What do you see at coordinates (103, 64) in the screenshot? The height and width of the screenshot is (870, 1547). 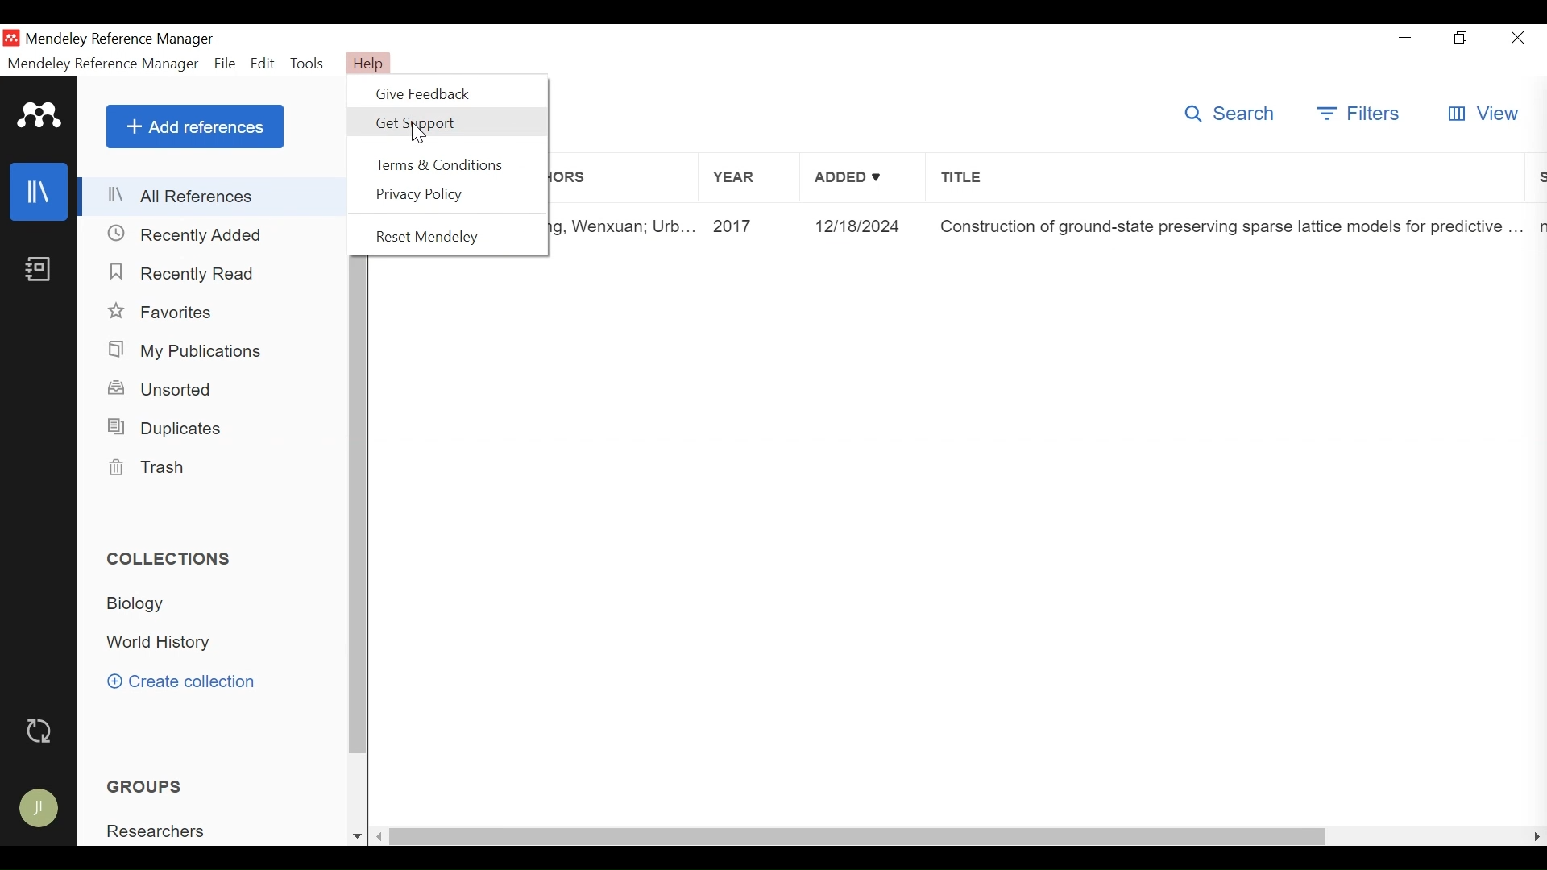 I see `Mendeley Reference Manager` at bounding box center [103, 64].